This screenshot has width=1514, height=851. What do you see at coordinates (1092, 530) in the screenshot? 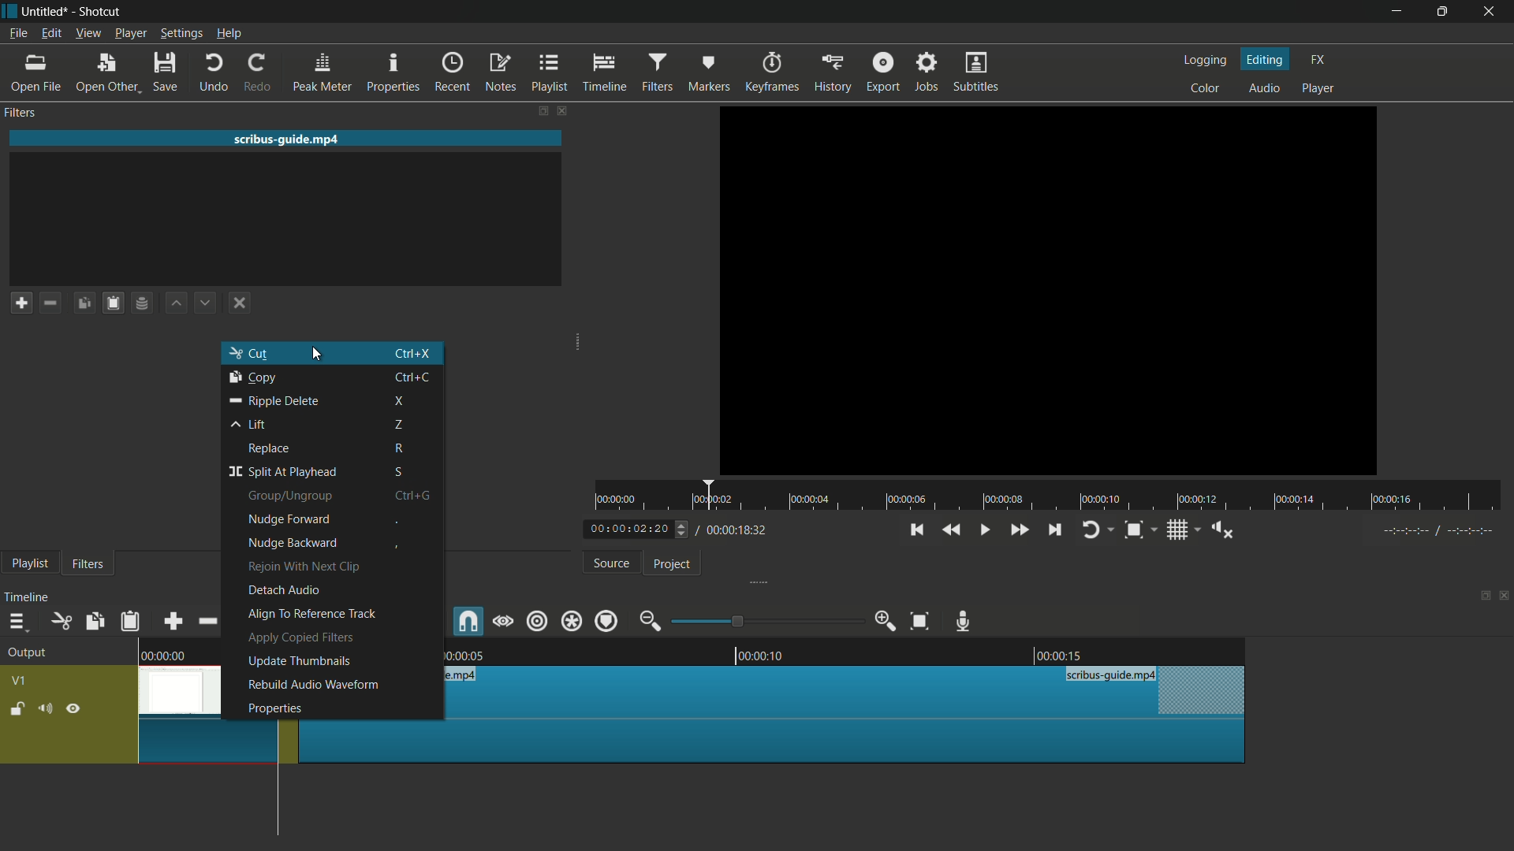
I see `toggle player looping` at bounding box center [1092, 530].